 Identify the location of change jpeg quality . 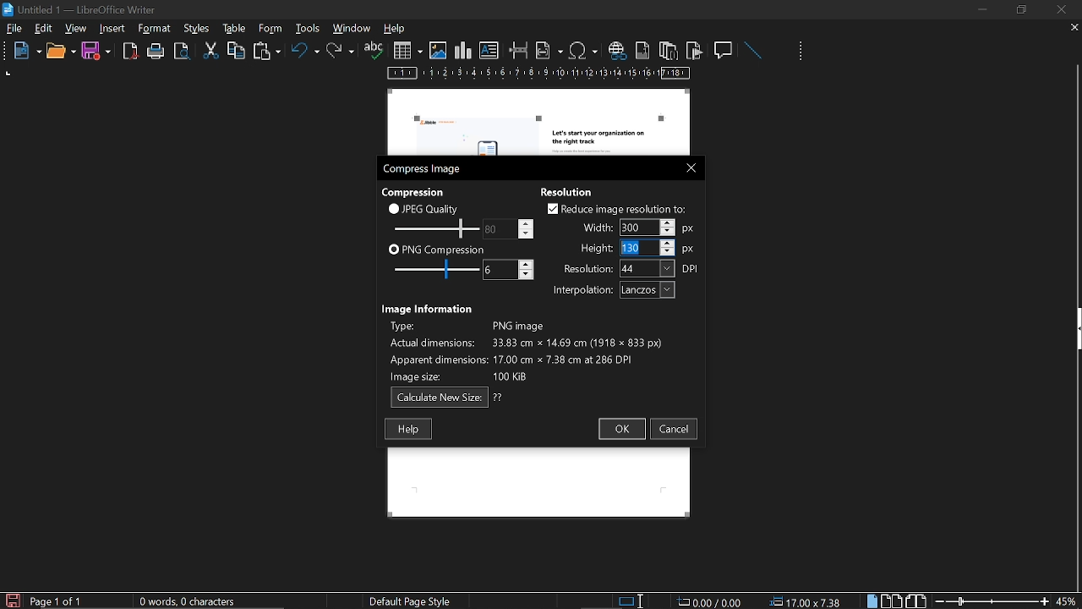
(509, 228).